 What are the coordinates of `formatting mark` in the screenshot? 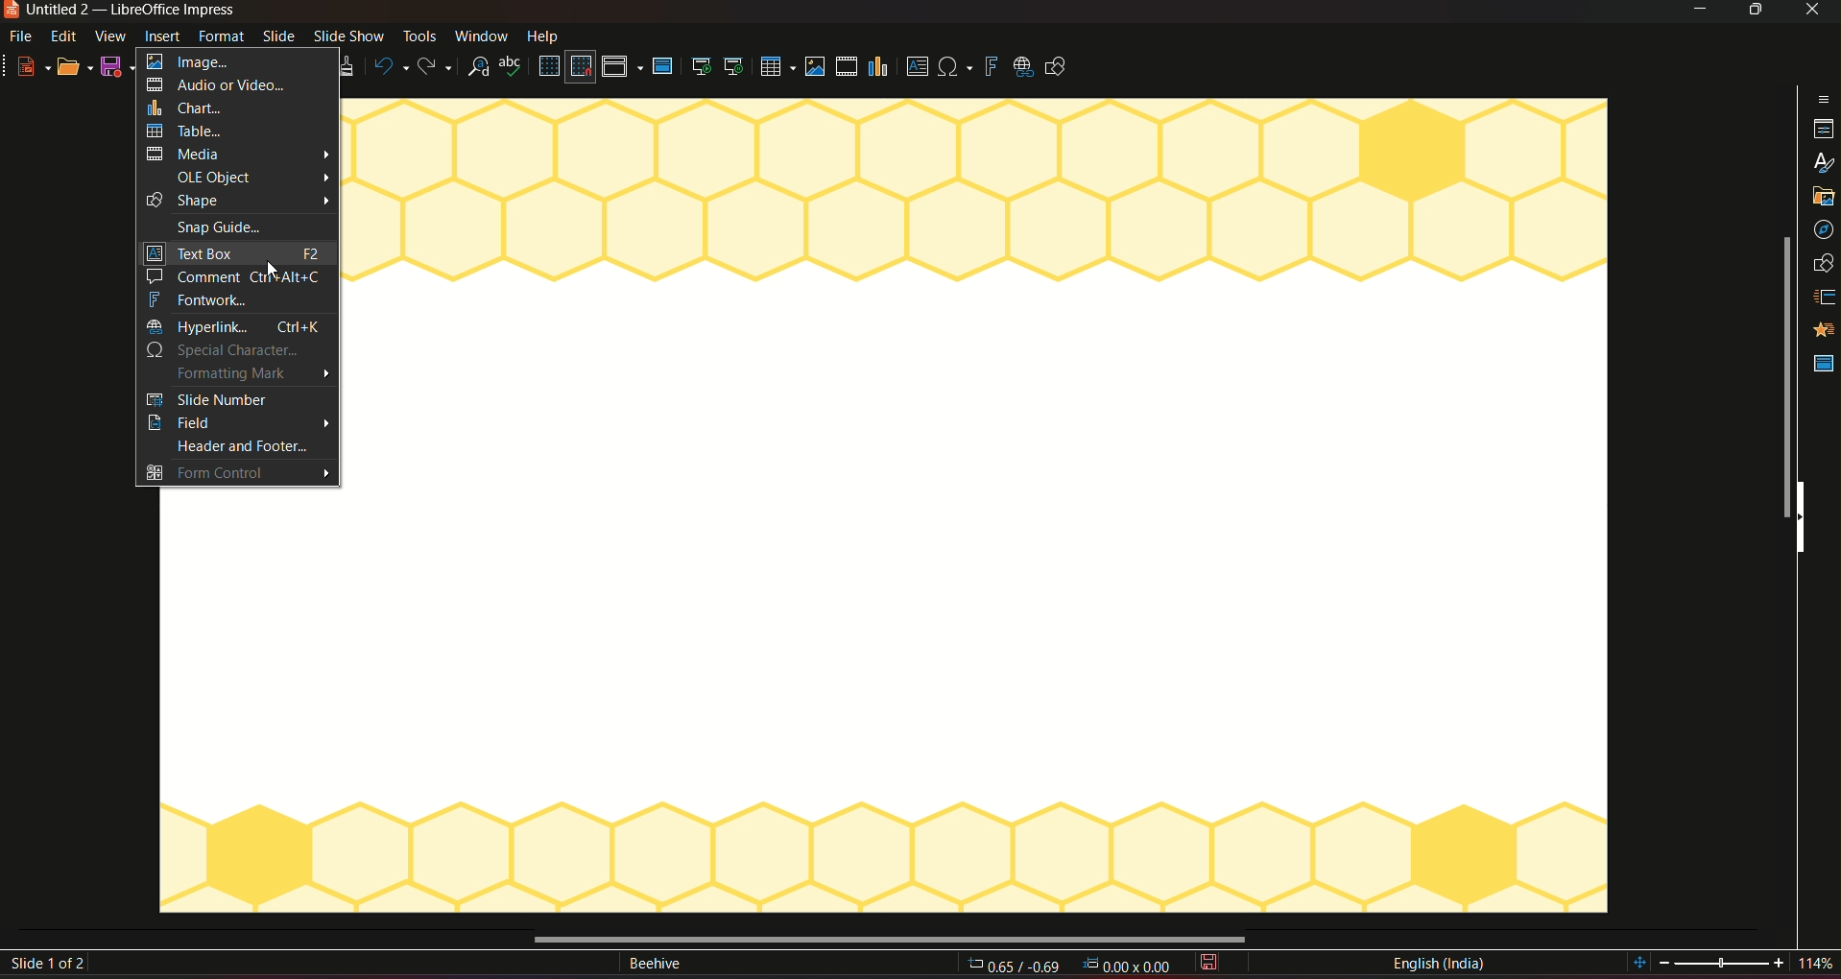 It's located at (235, 374).